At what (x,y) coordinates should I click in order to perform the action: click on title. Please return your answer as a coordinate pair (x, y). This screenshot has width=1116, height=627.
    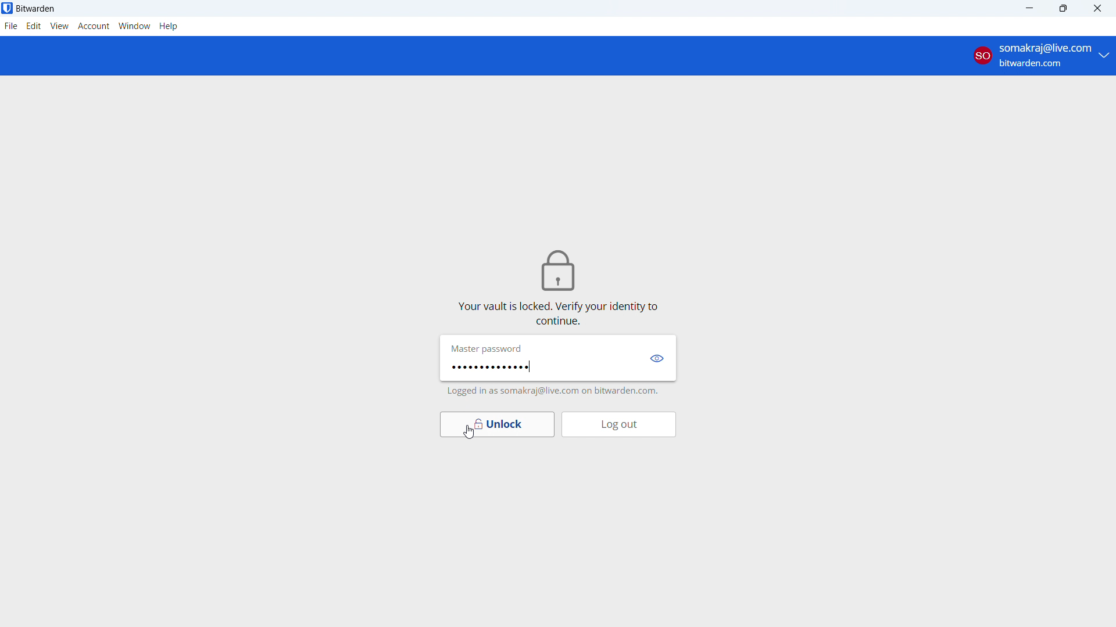
    Looking at the image, I should click on (36, 9).